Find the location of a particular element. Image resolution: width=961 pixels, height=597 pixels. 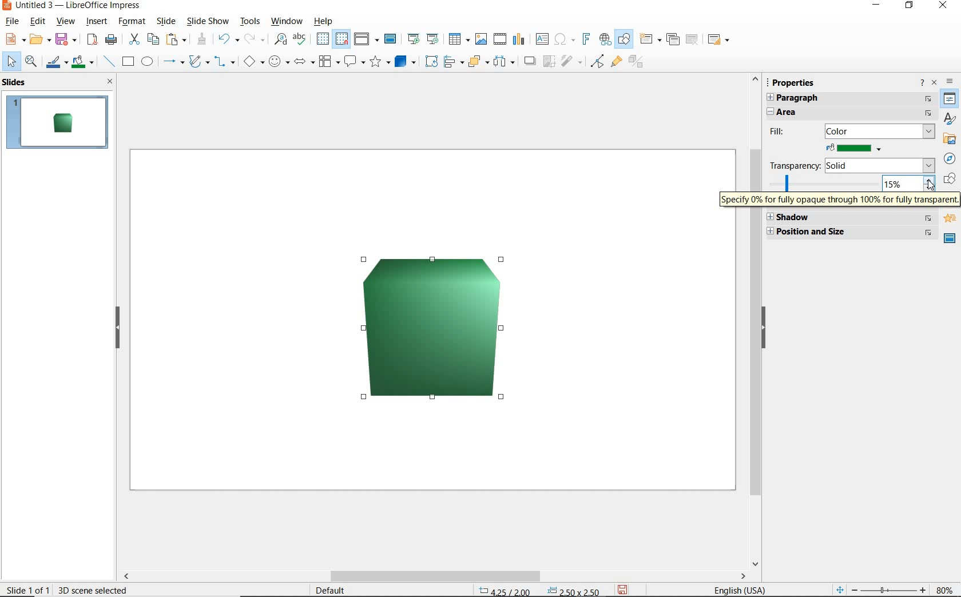

flowchart is located at coordinates (329, 61).